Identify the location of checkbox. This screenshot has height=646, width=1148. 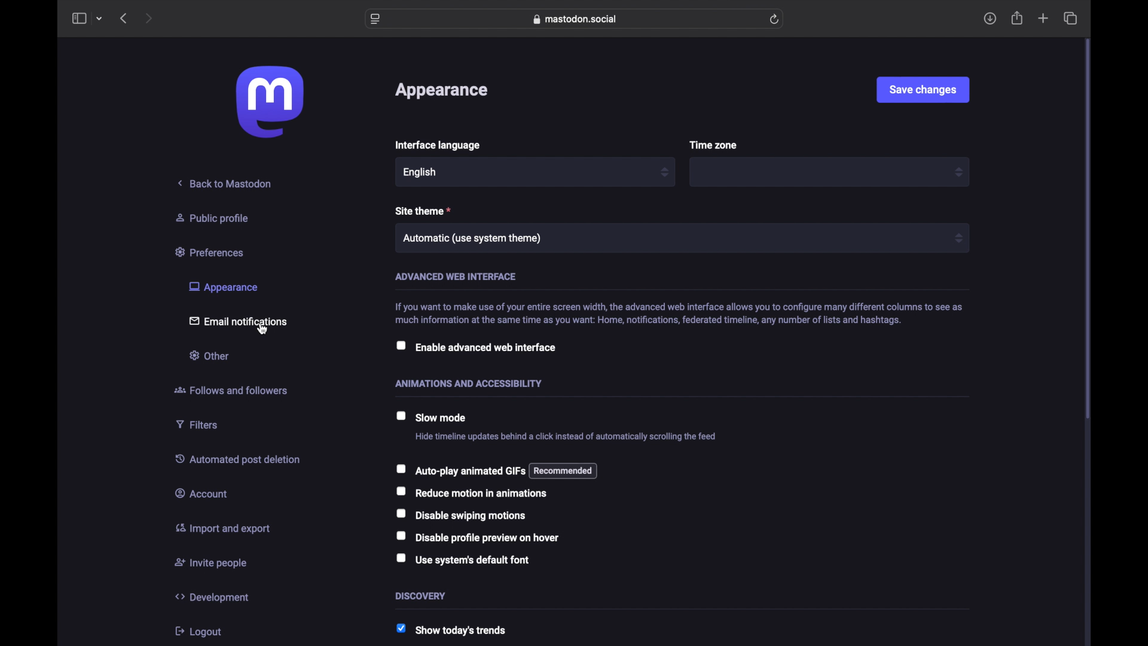
(460, 516).